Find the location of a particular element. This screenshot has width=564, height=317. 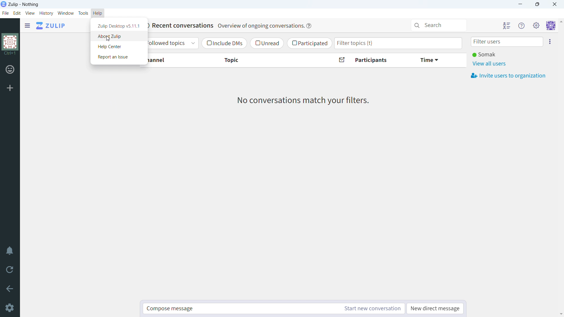

compose message is located at coordinates (241, 308).